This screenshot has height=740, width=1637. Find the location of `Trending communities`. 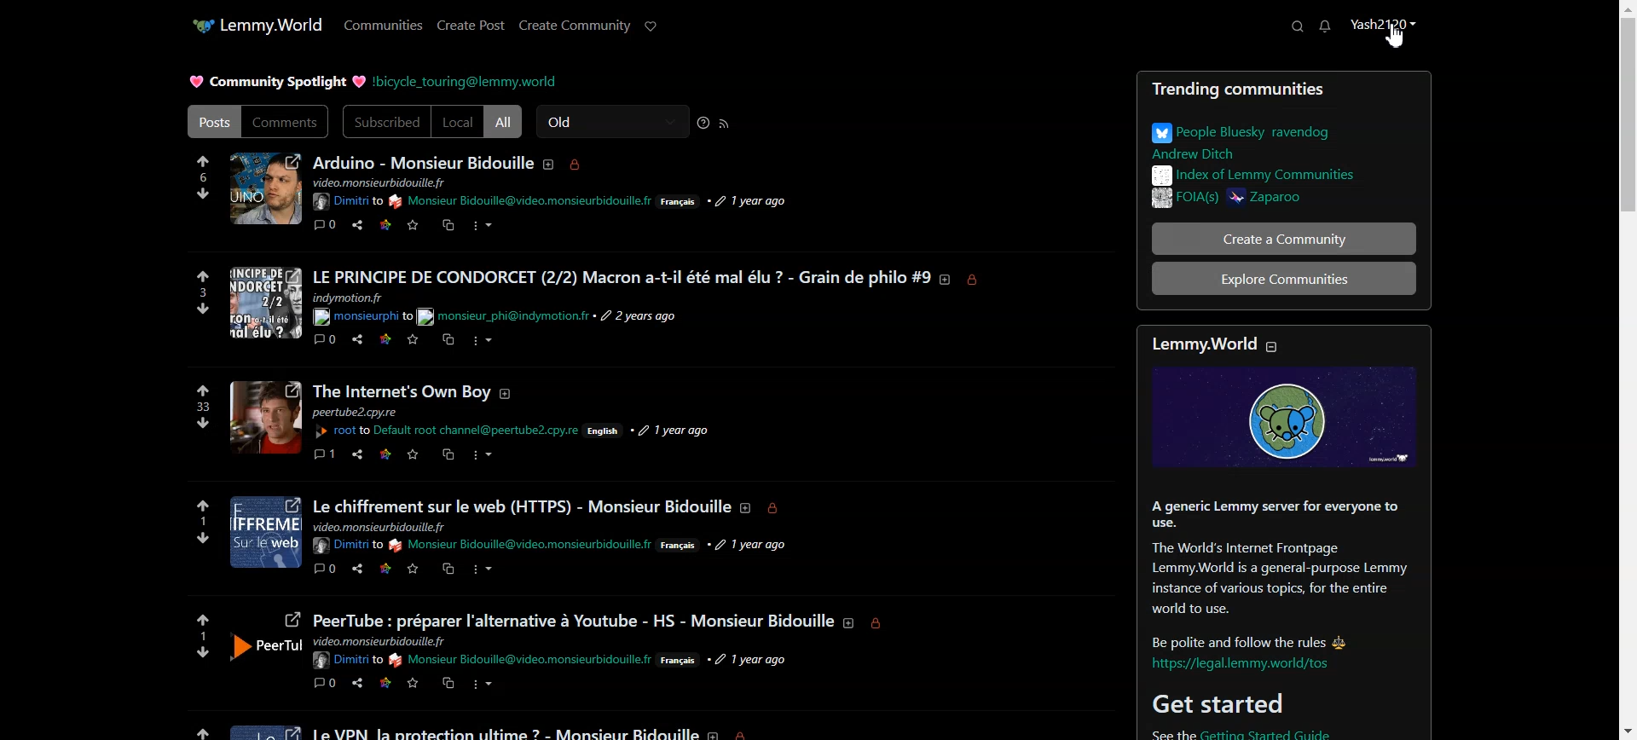

Trending communities is located at coordinates (1285, 91).